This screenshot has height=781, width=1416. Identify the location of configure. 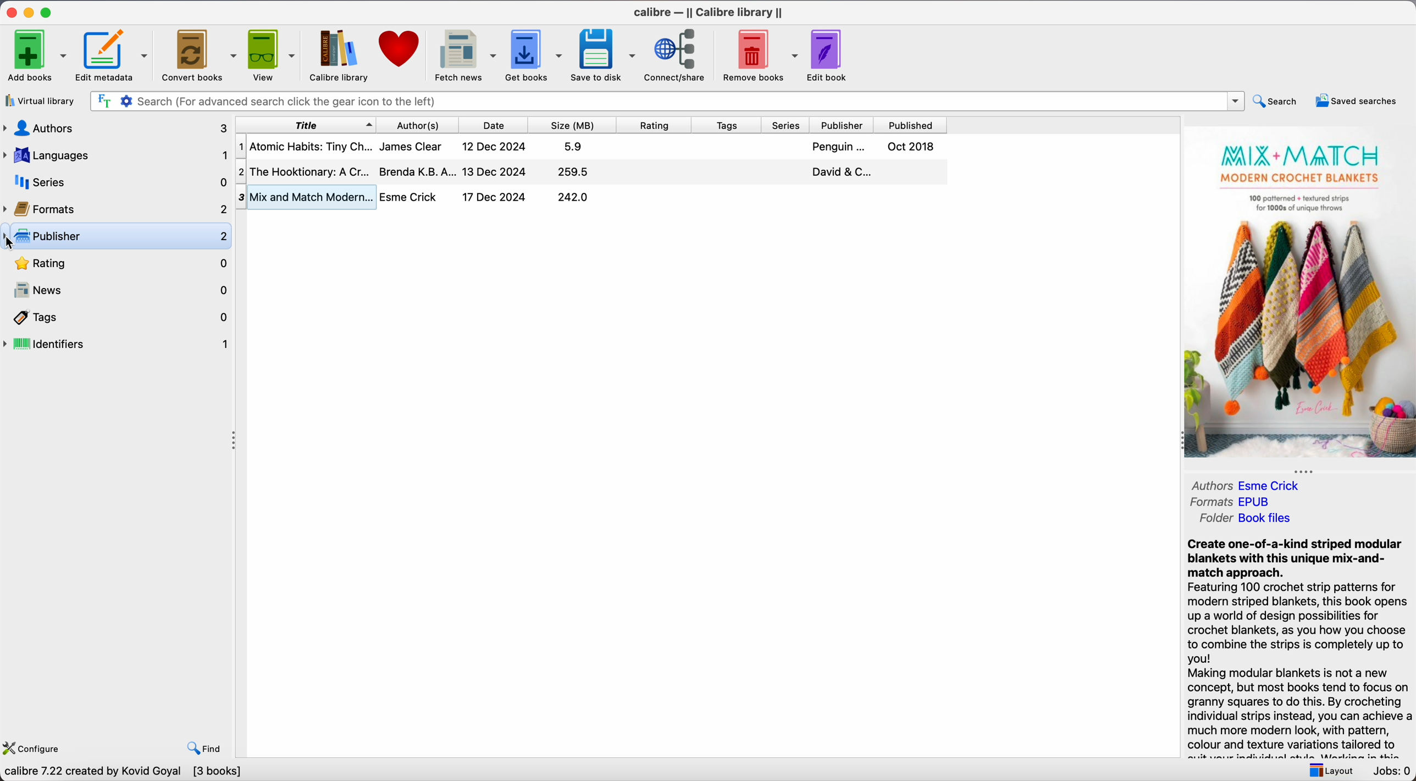
(36, 746).